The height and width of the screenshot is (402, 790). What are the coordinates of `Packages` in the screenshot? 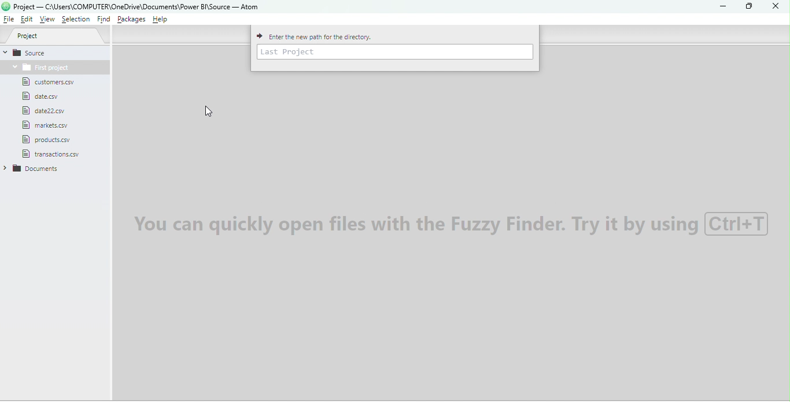 It's located at (130, 20).